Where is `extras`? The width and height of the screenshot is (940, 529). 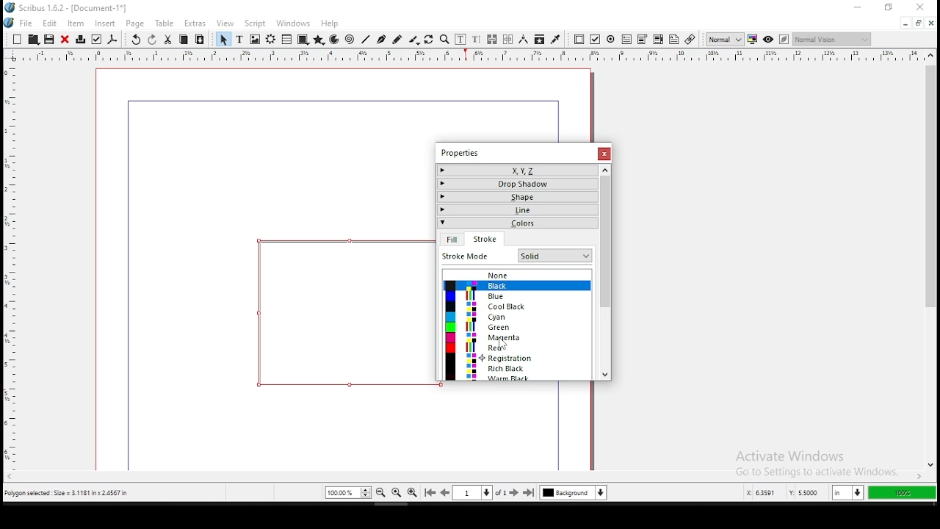
extras is located at coordinates (195, 24).